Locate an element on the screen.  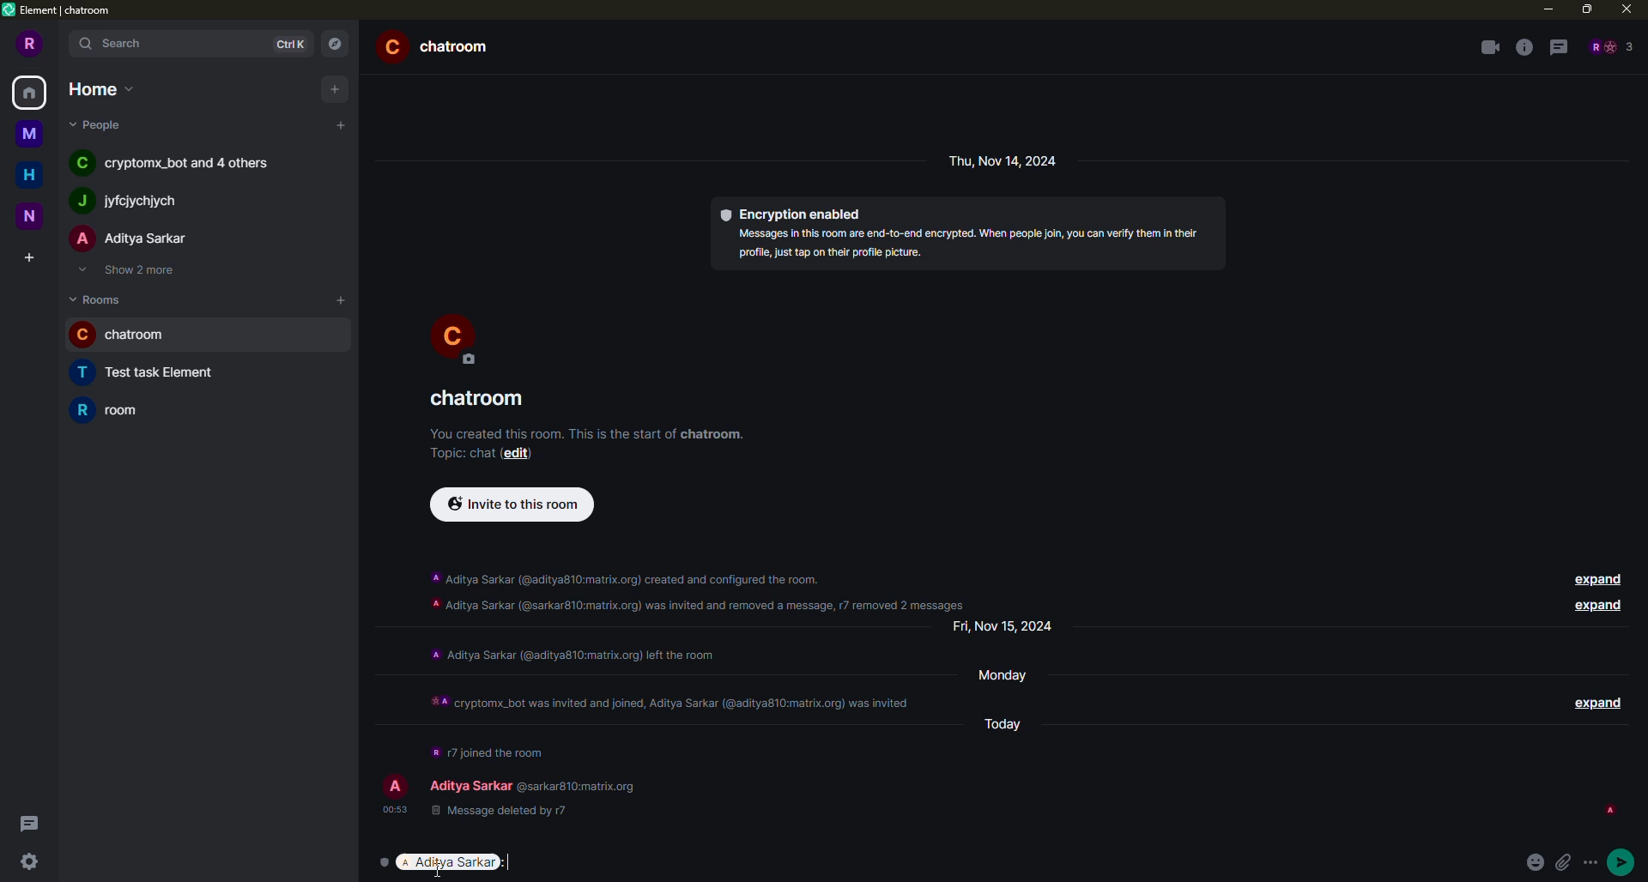
info is located at coordinates (572, 653).